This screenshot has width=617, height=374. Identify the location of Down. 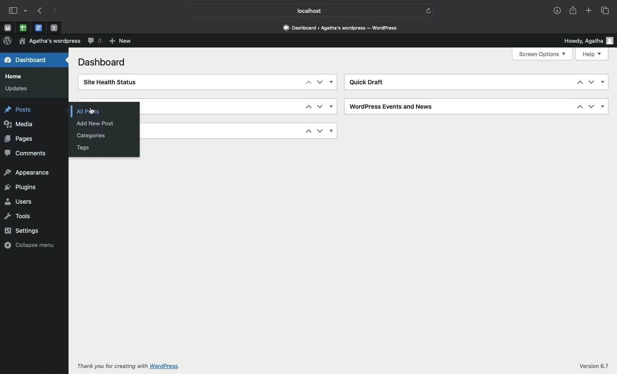
(320, 82).